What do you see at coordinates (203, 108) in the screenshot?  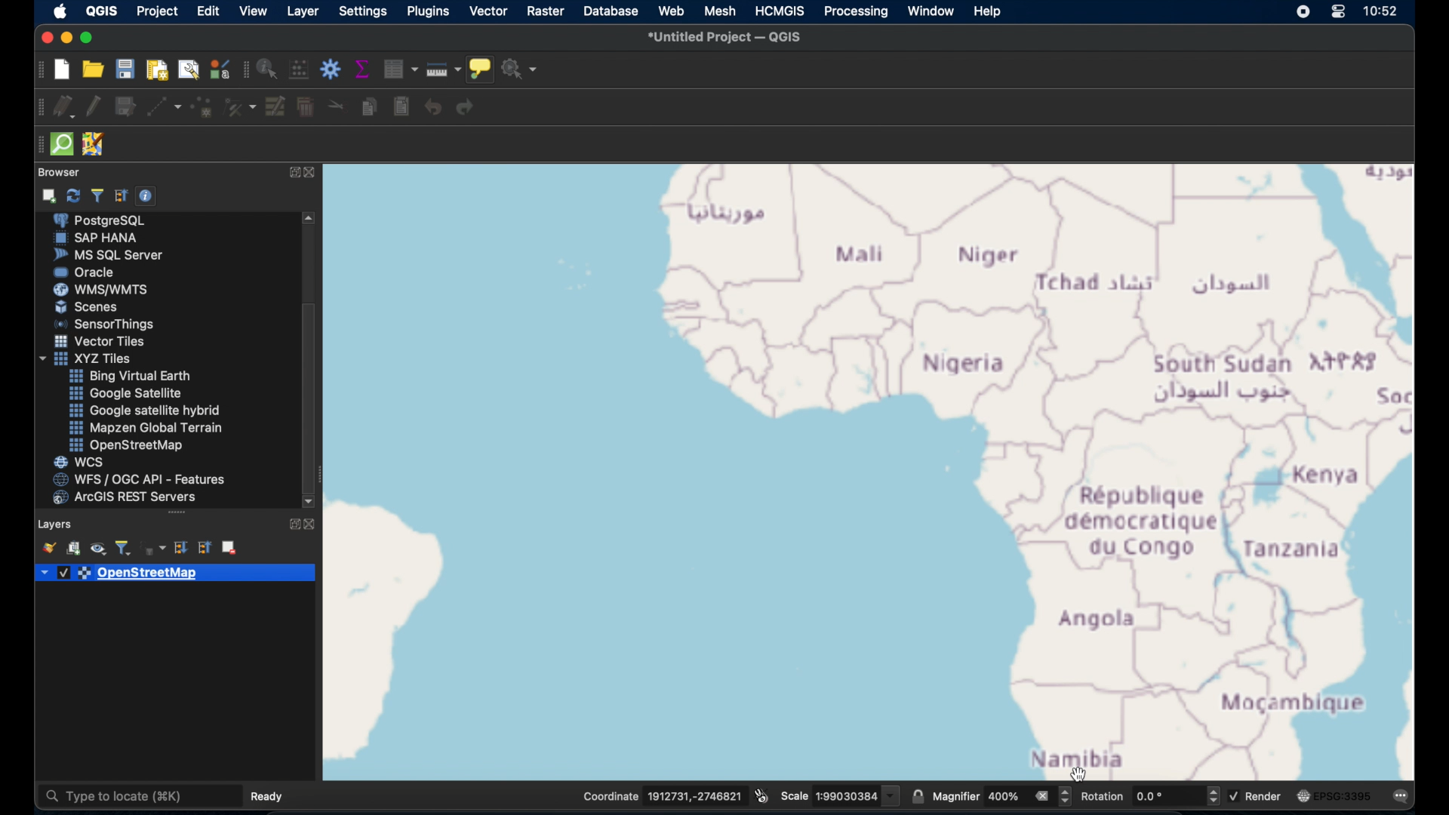 I see `add point feature` at bounding box center [203, 108].